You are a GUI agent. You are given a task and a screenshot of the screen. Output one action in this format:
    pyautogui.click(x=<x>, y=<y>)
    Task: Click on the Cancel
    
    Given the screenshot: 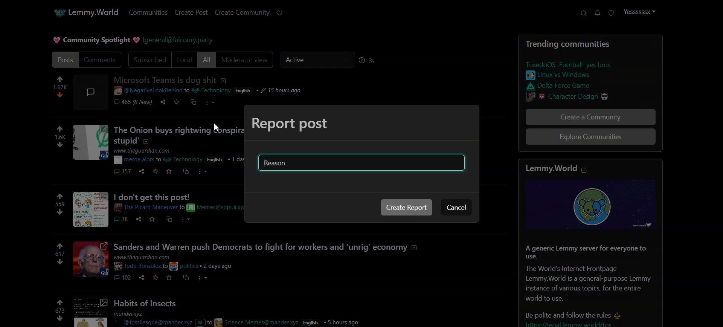 What is the action you would take?
    pyautogui.click(x=456, y=207)
    